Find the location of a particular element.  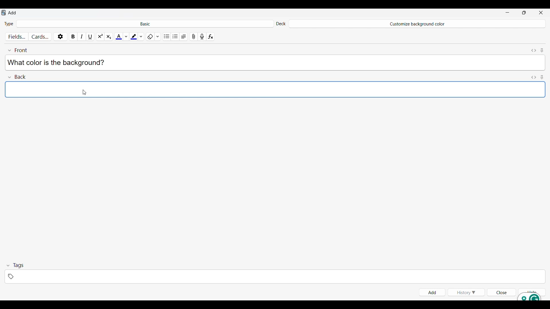

Customize fields is located at coordinates (17, 36).